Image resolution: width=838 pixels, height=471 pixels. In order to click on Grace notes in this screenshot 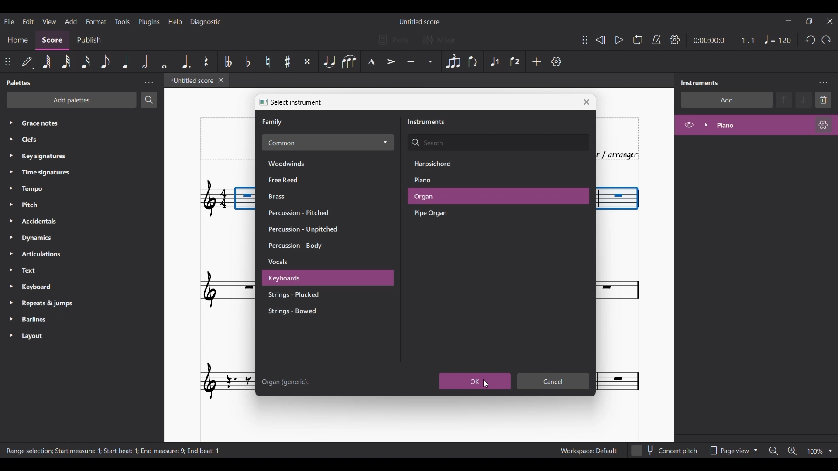, I will do `click(88, 122)`.